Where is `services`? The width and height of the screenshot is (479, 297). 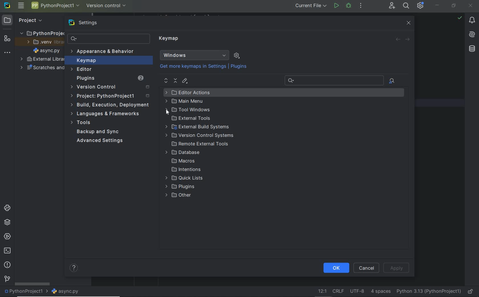
services is located at coordinates (6, 237).